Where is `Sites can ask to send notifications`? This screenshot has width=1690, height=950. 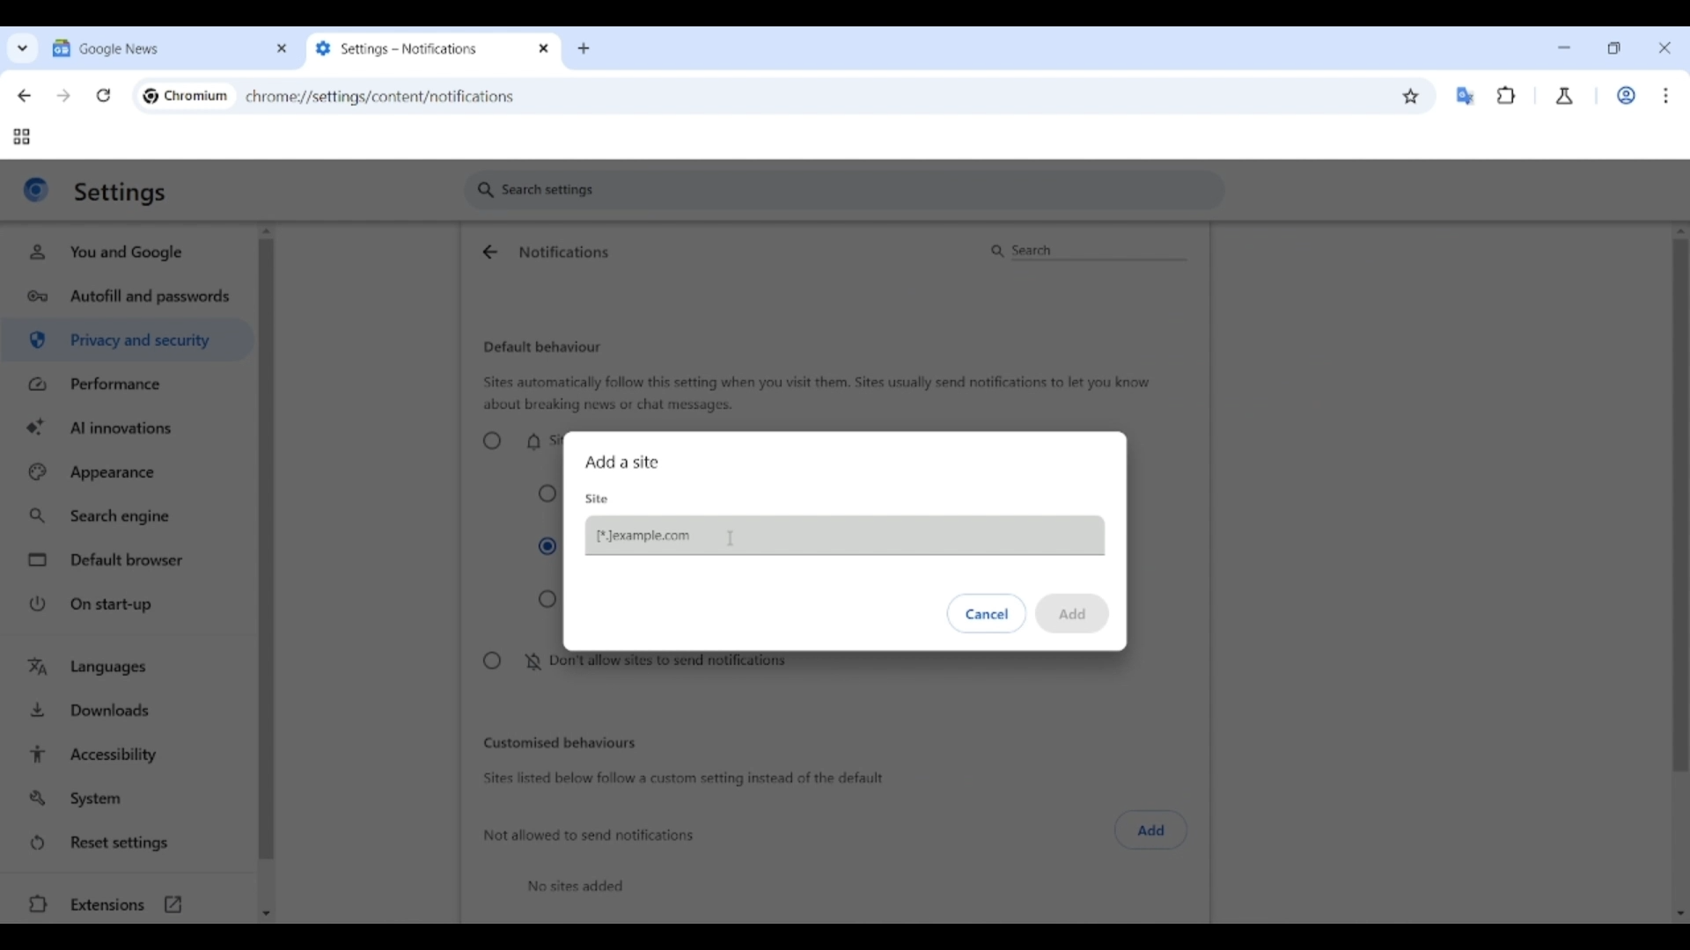
Sites can ask to send notifications is located at coordinates (518, 441).